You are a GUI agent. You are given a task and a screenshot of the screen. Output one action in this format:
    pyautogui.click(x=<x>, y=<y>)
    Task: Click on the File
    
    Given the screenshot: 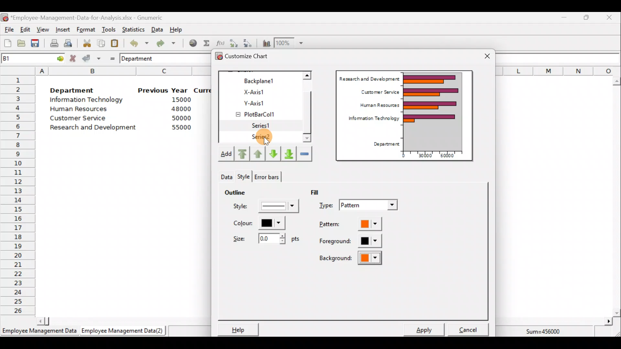 What is the action you would take?
    pyautogui.click(x=8, y=30)
    